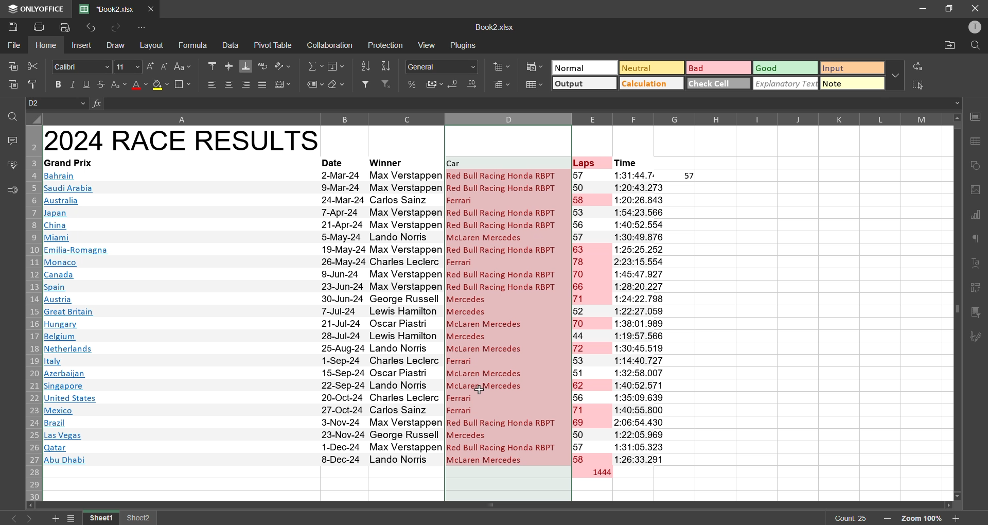 The height and width of the screenshot is (525, 988). What do you see at coordinates (583, 85) in the screenshot?
I see `output` at bounding box center [583, 85].